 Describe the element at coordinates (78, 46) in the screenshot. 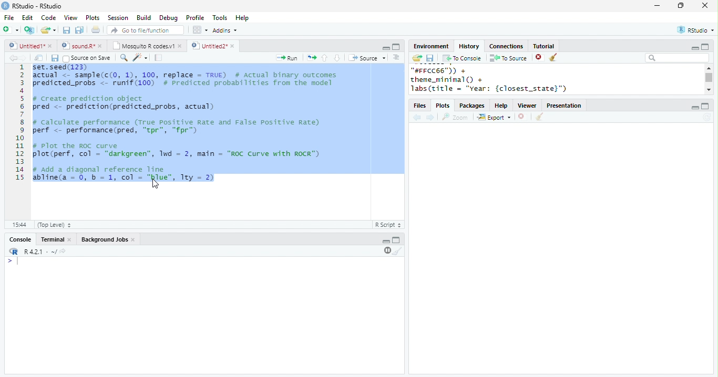

I see `sound.R` at that location.